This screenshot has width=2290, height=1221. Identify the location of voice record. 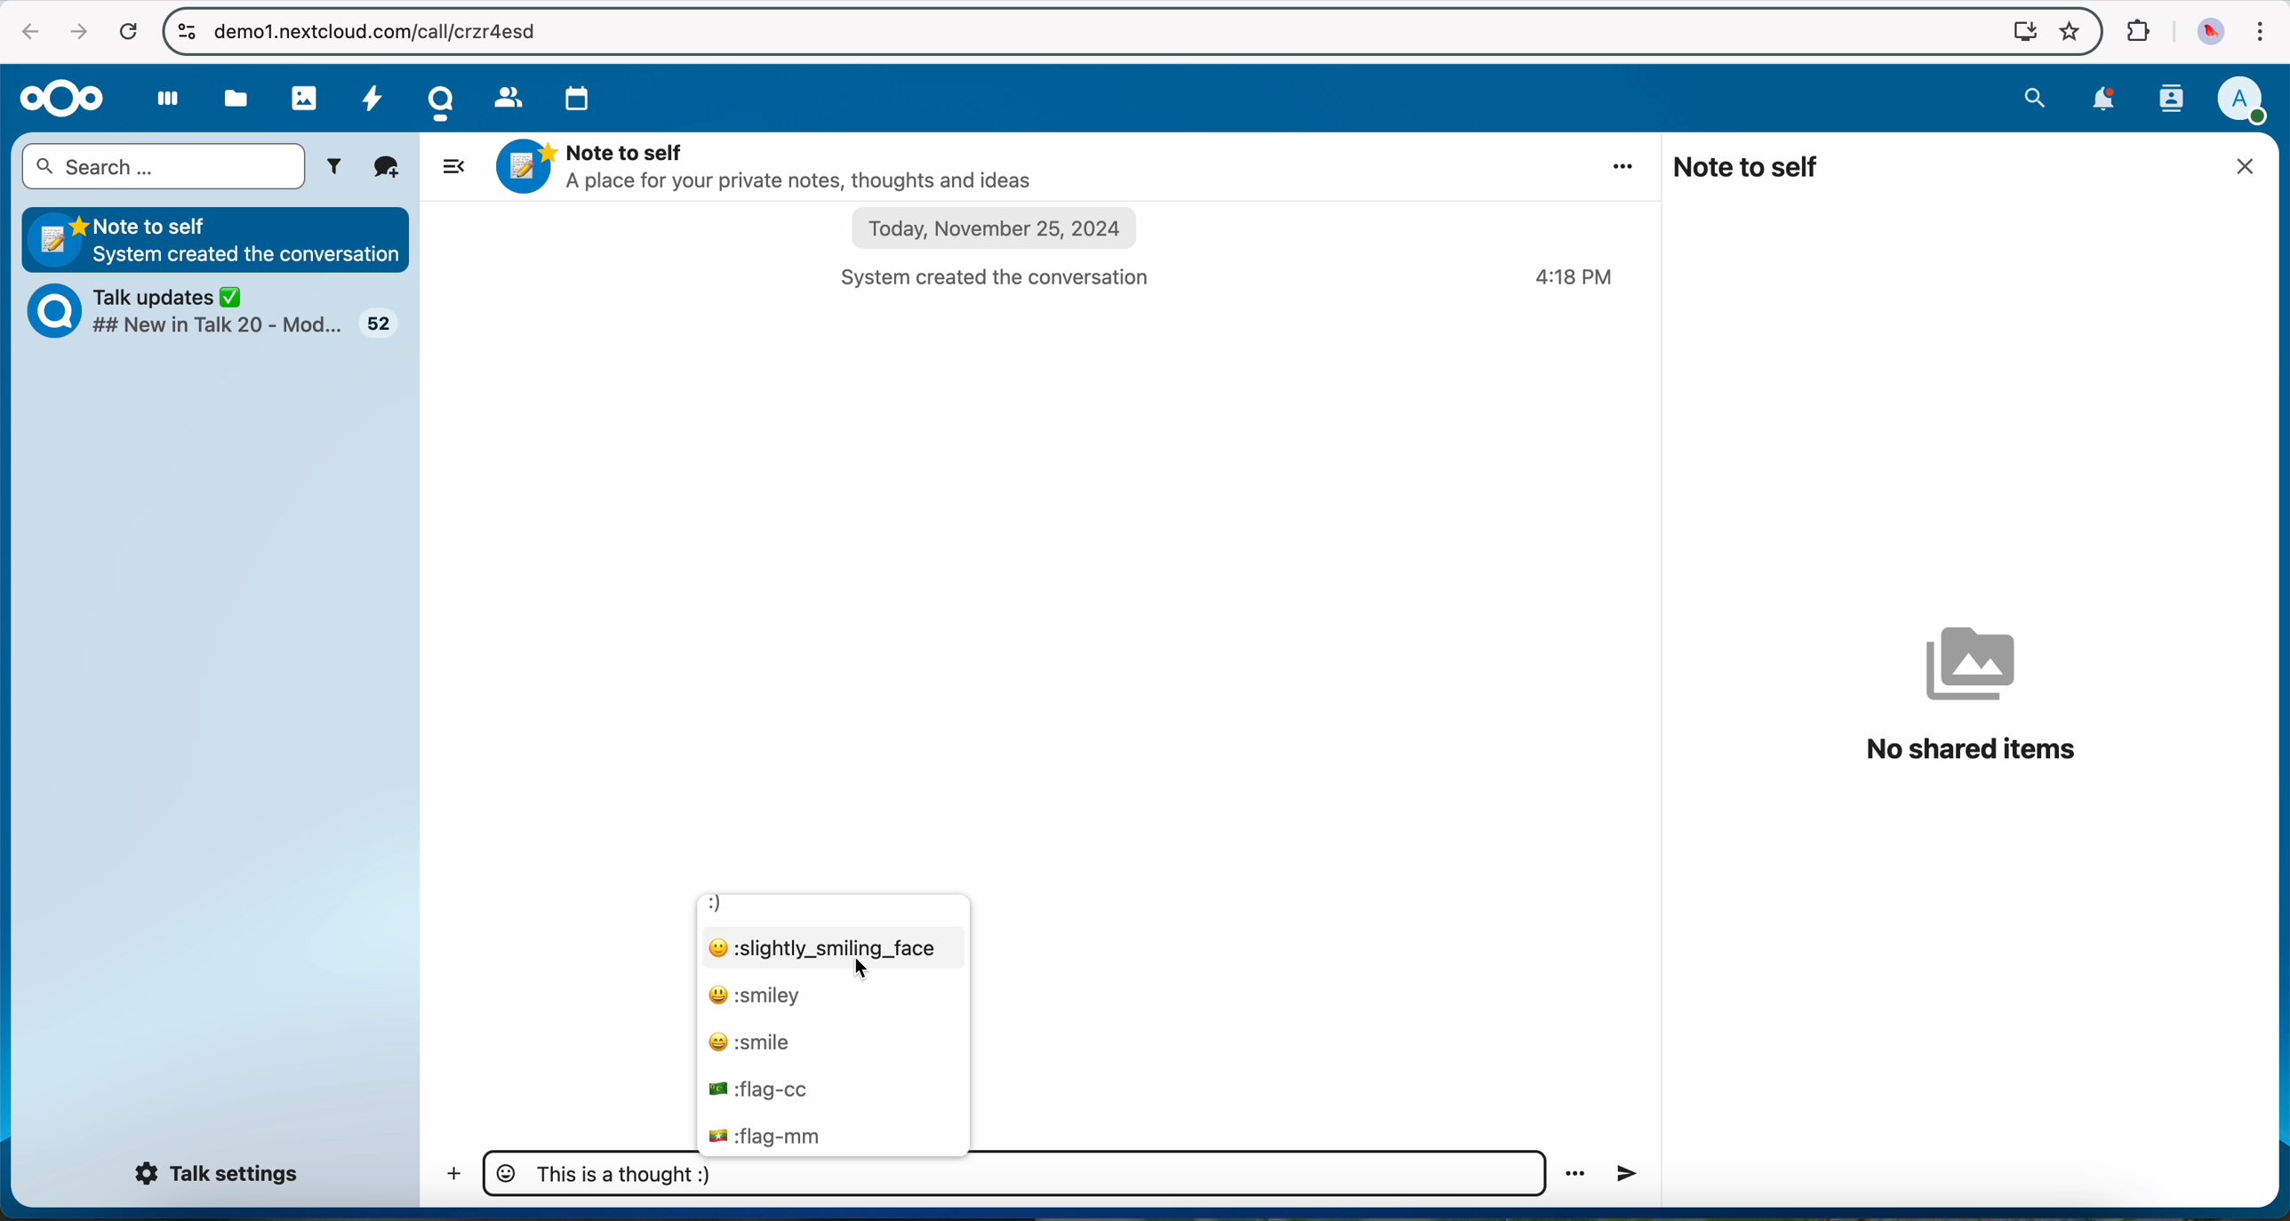
(1631, 1173).